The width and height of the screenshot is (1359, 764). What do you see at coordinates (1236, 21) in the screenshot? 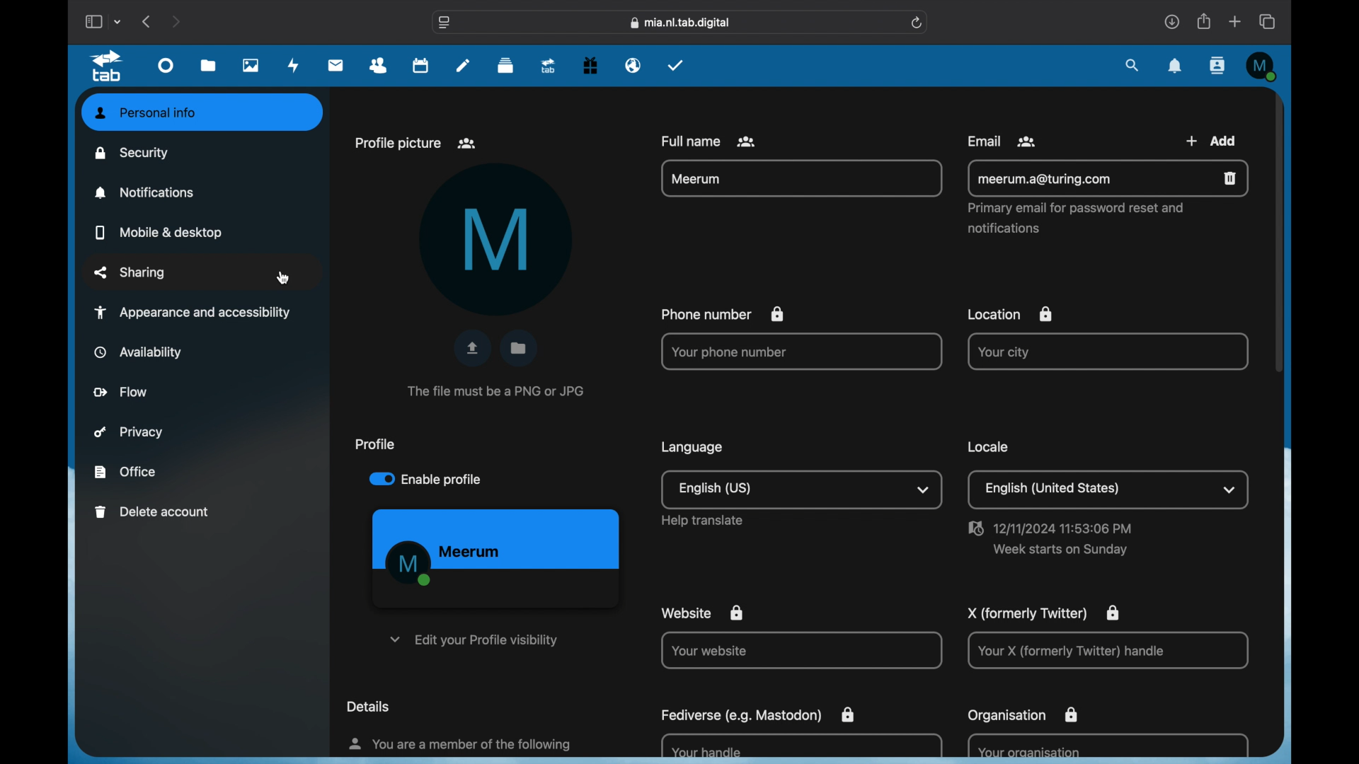
I see `new tab` at bounding box center [1236, 21].